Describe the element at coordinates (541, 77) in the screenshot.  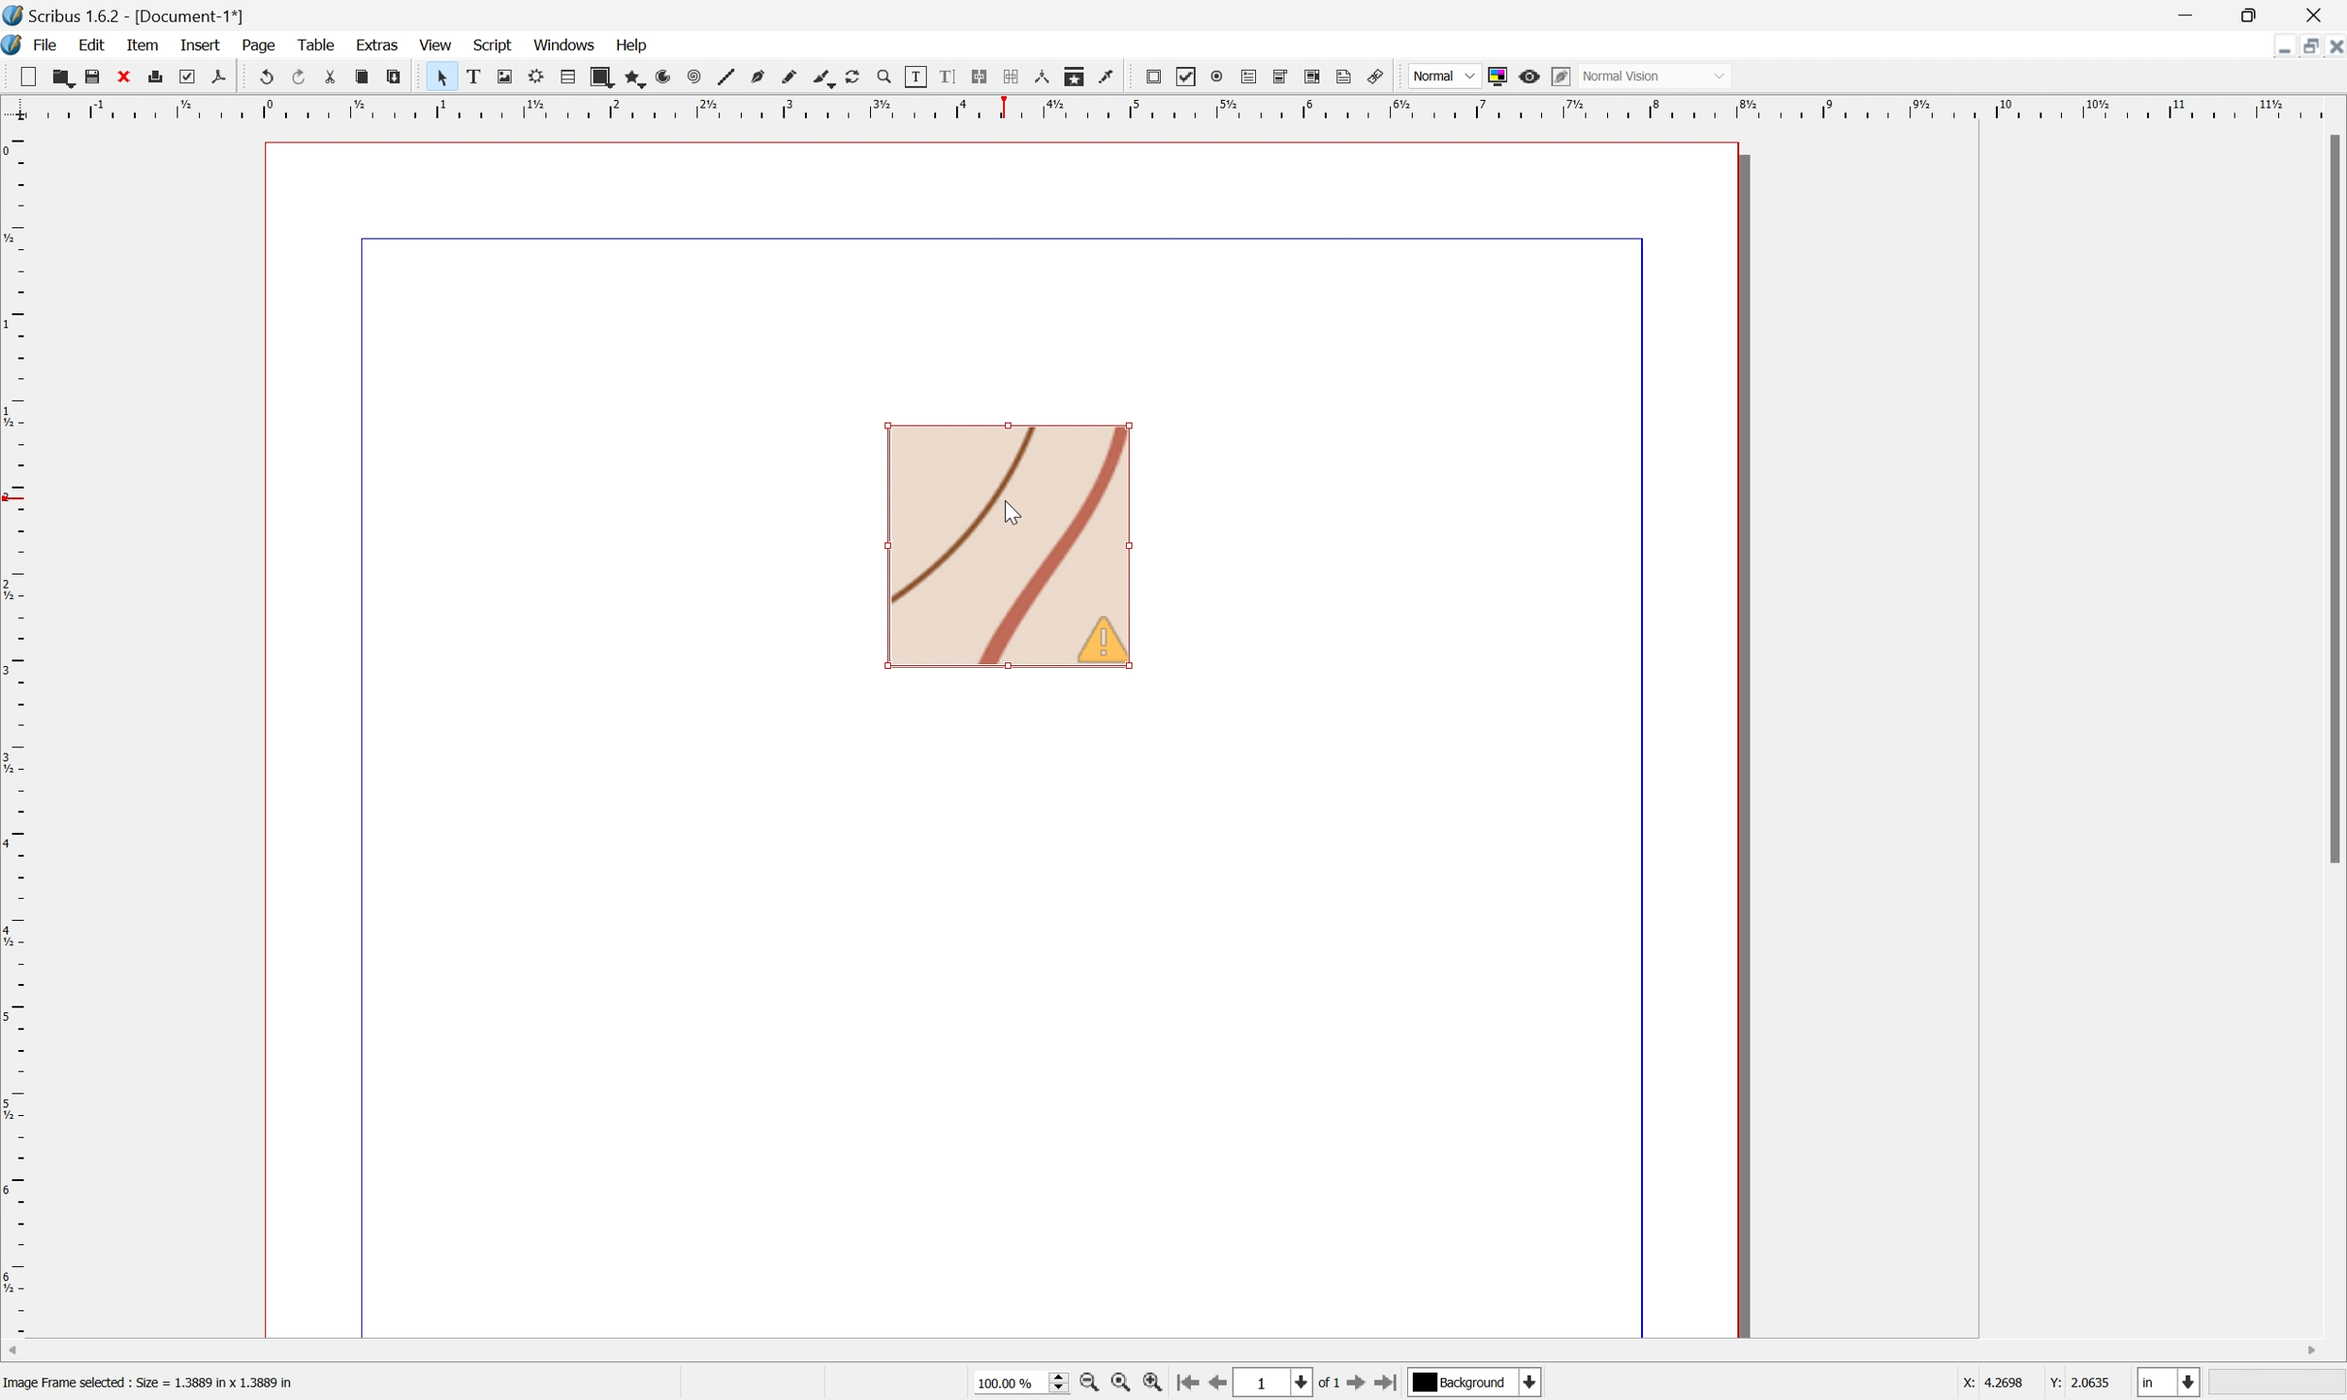
I see `Render frame` at that location.